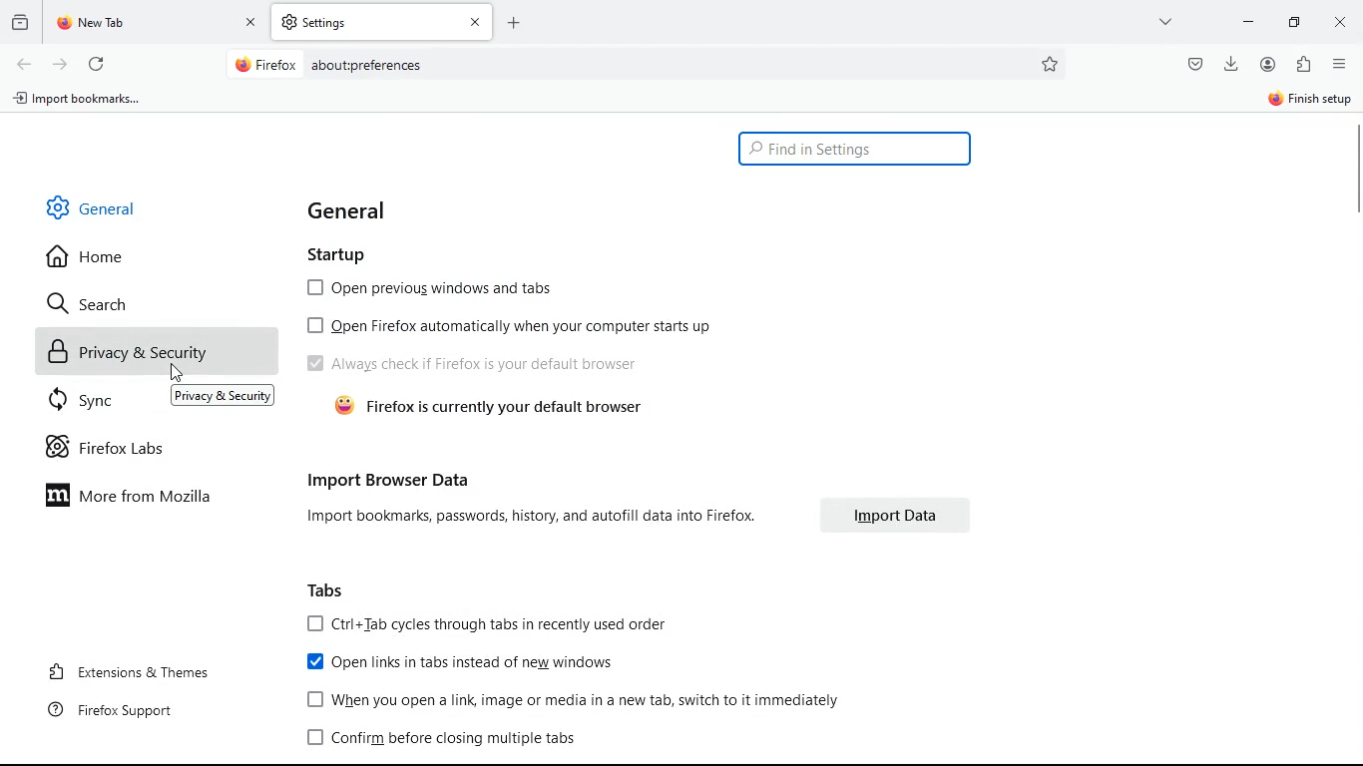 This screenshot has width=1363, height=766. I want to click on general, so click(93, 200).